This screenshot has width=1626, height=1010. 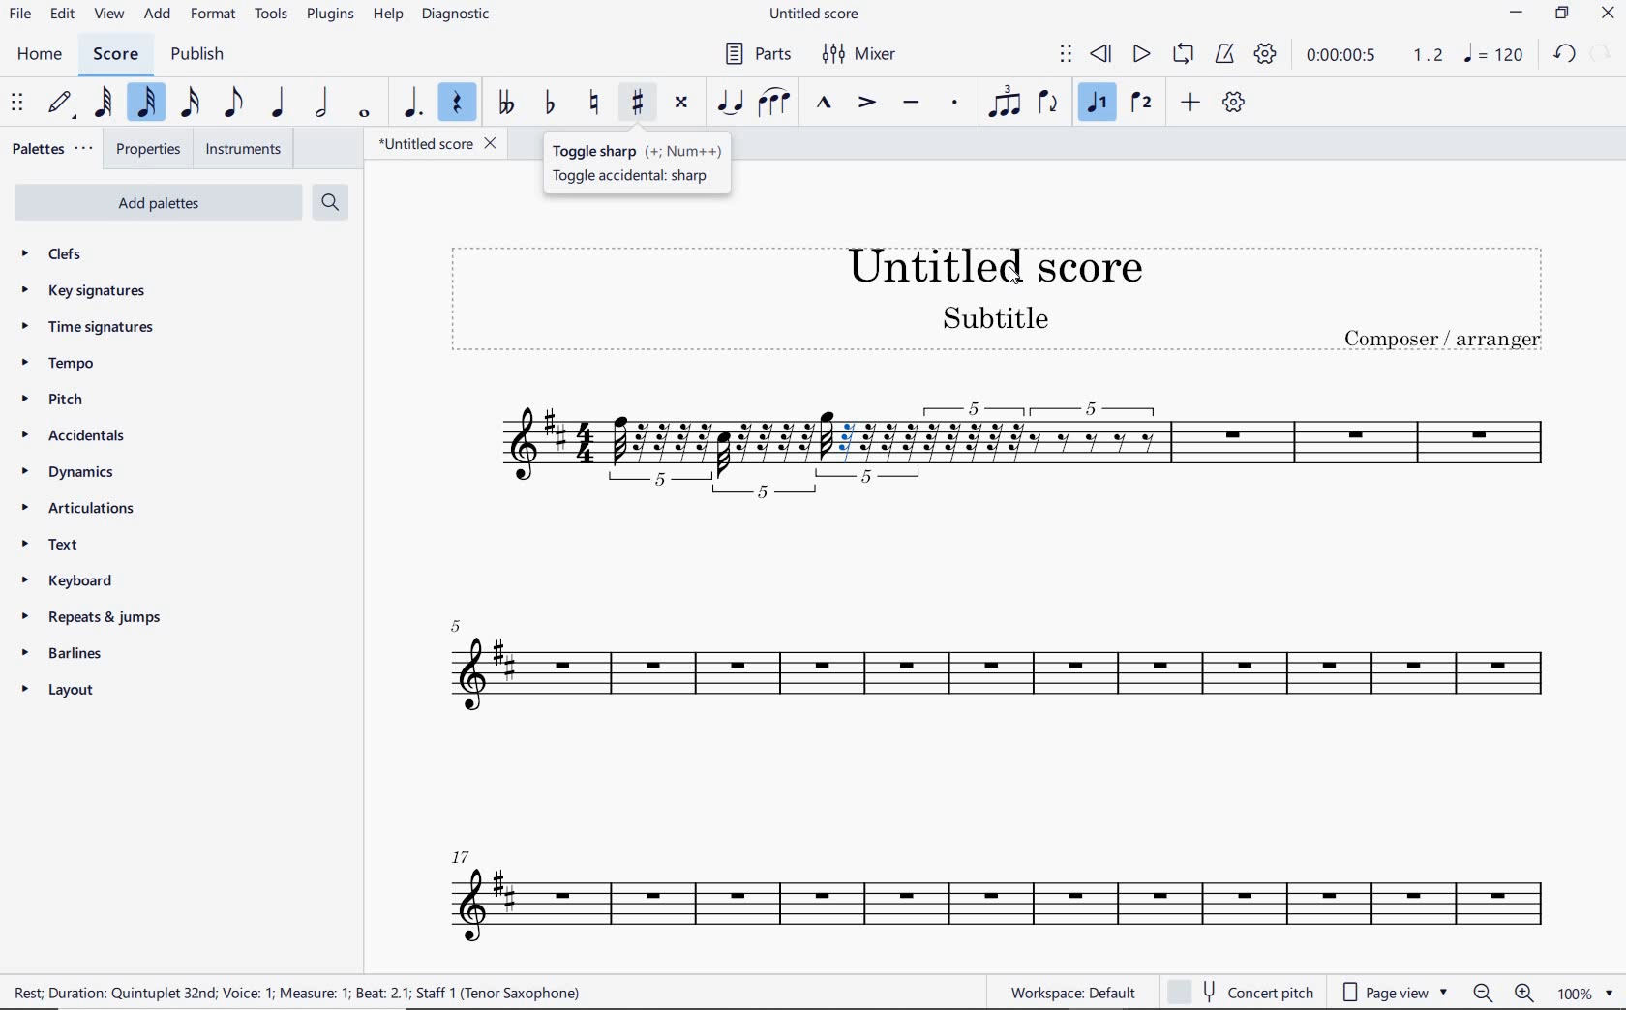 I want to click on MARCATO, so click(x=825, y=106).